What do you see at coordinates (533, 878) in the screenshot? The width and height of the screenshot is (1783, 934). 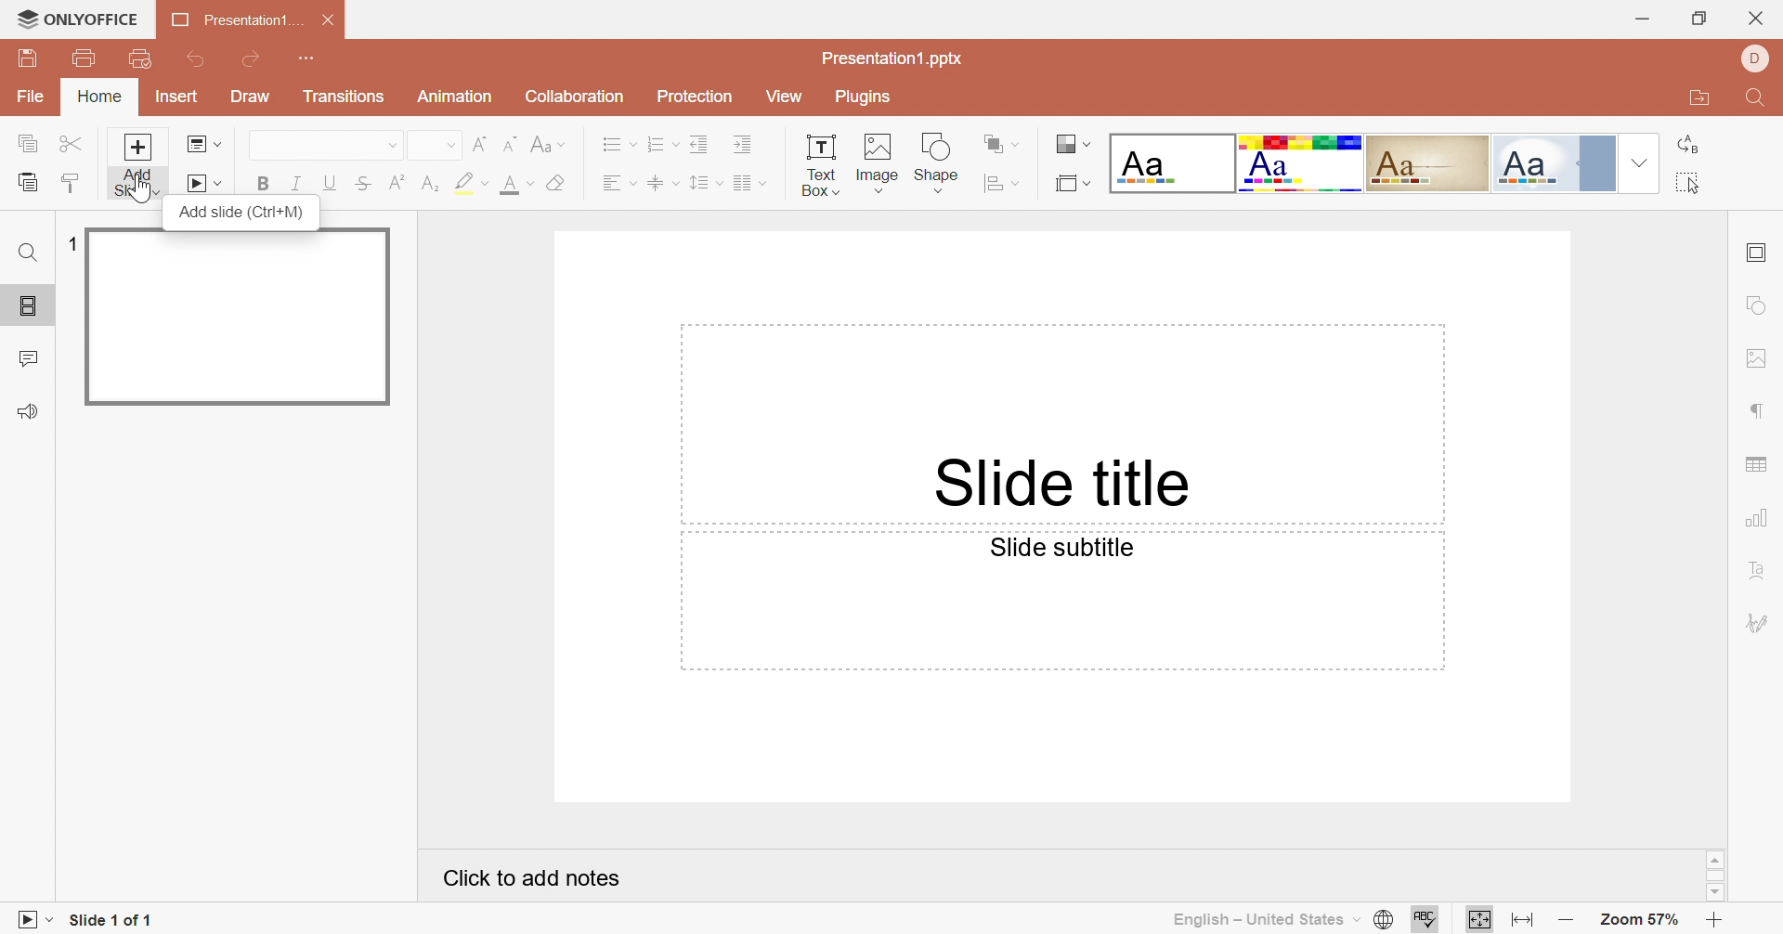 I see `Click to add notes` at bounding box center [533, 878].